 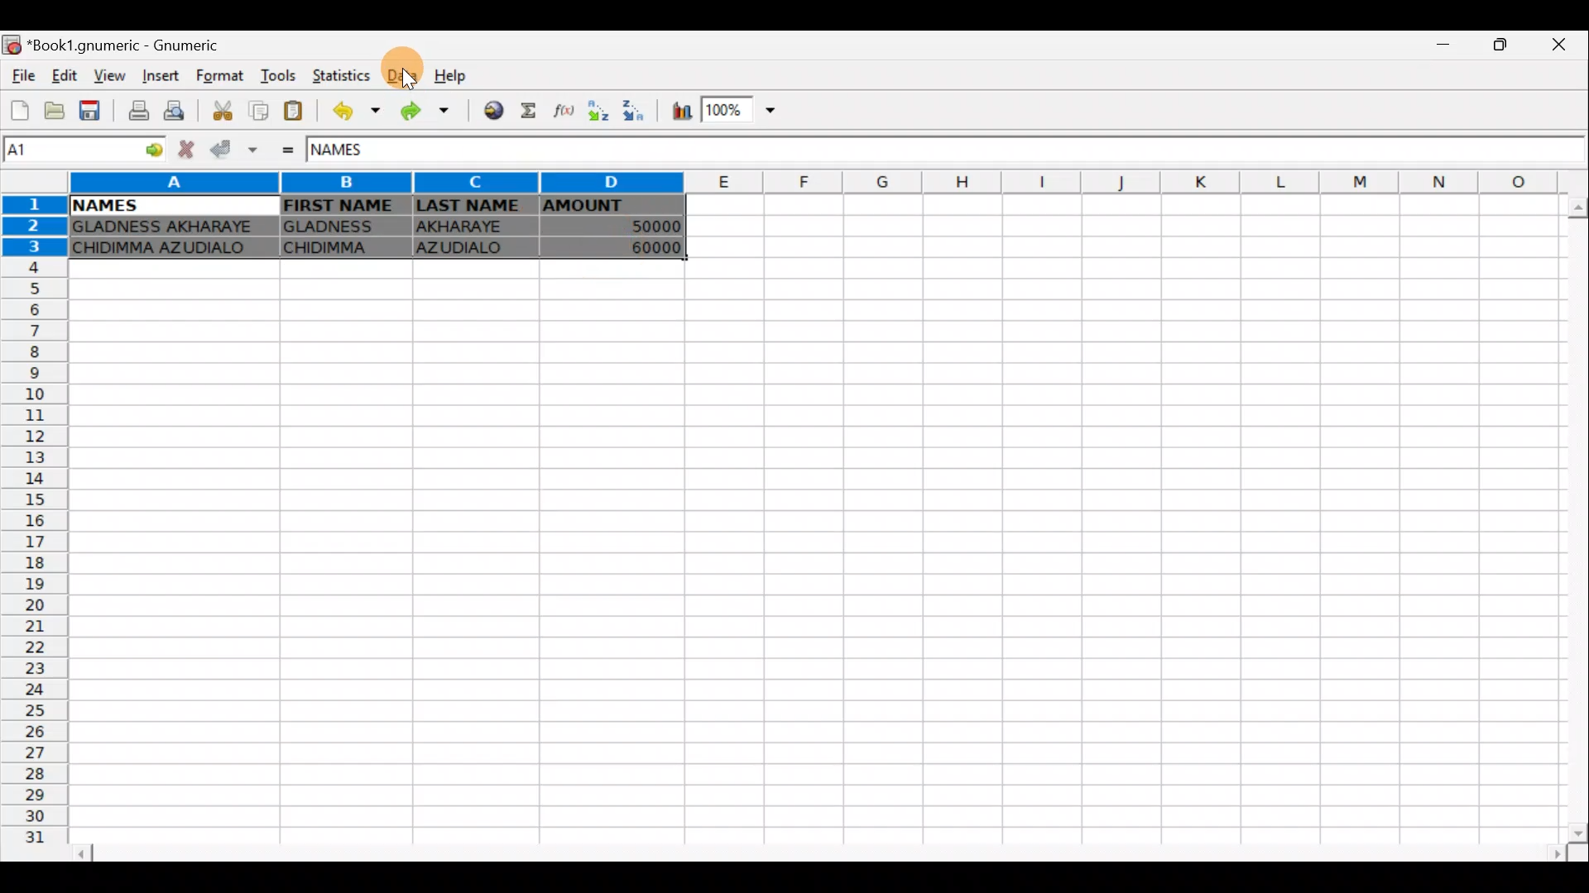 What do you see at coordinates (1505, 46) in the screenshot?
I see `Maximize` at bounding box center [1505, 46].